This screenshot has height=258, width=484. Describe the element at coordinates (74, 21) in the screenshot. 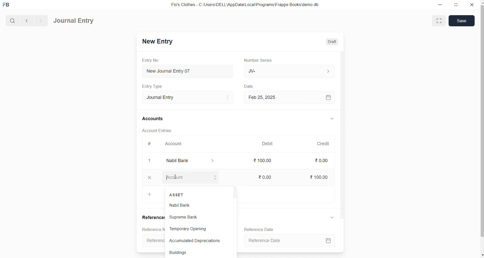

I see `Journal Entry` at that location.